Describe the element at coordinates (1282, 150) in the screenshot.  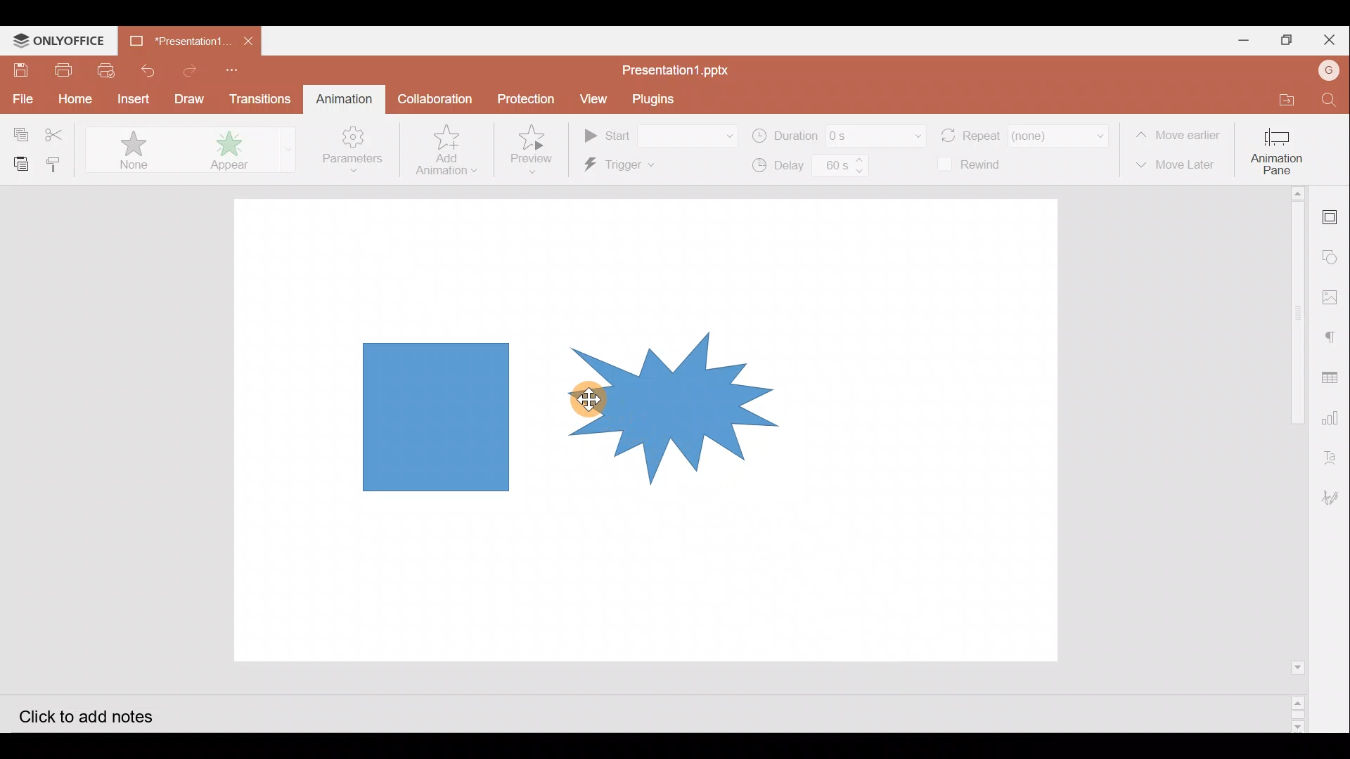
I see `Animation pane` at that location.